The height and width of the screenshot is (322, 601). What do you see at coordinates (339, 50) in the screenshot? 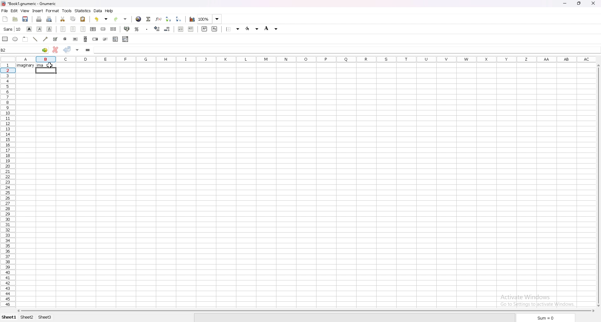
I see `CELL INPUT` at bounding box center [339, 50].